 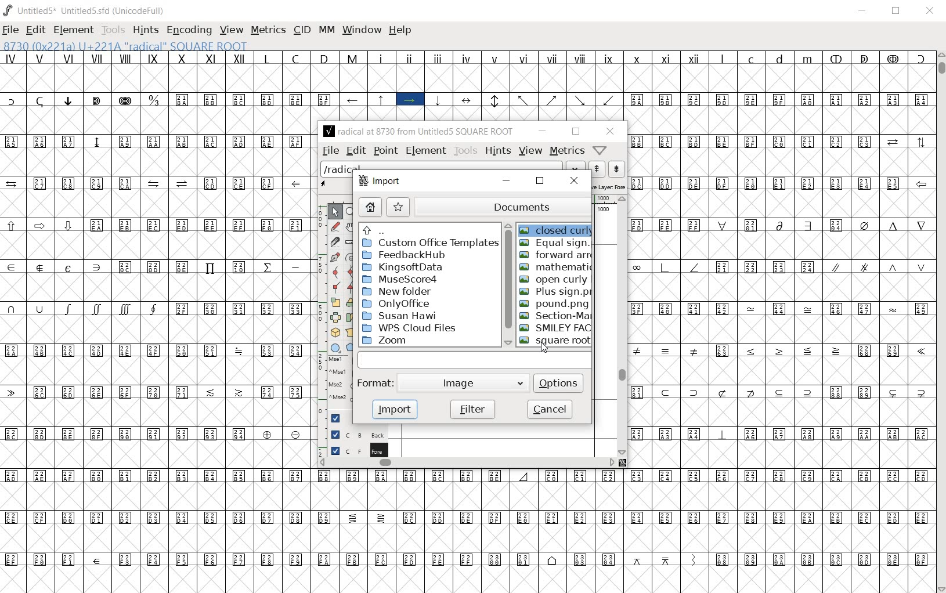 What do you see at coordinates (557, 316) in the screenshot?
I see `Section-Mark` at bounding box center [557, 316].